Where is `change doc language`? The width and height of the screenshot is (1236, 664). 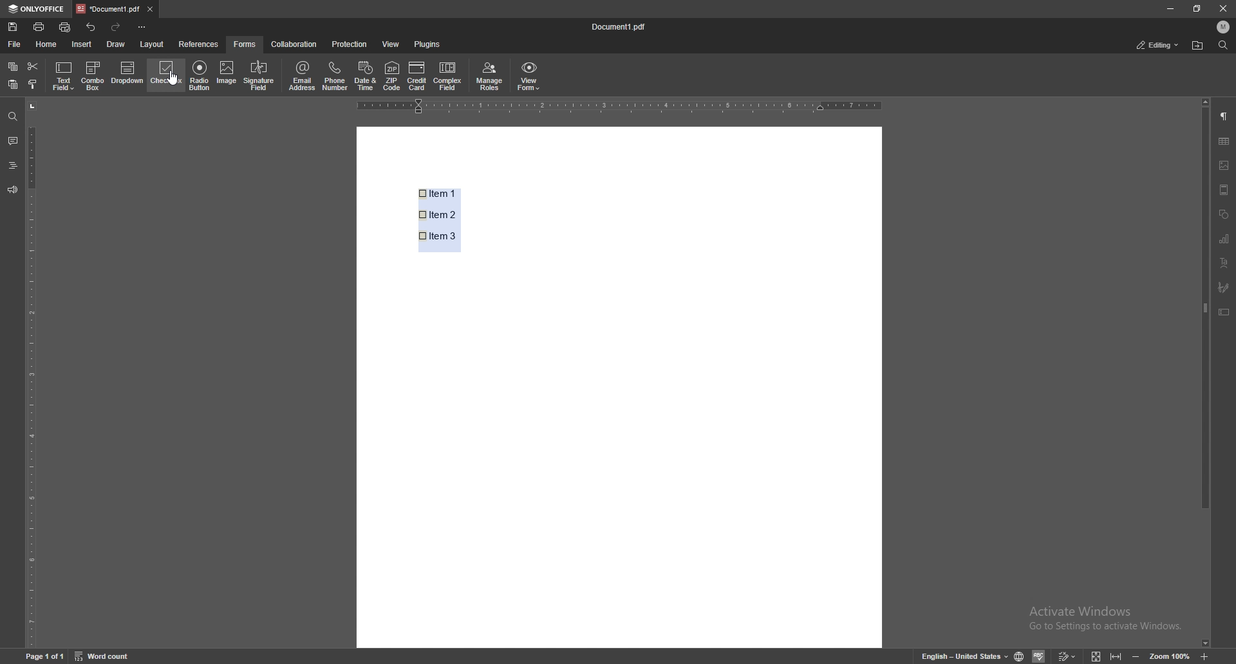 change doc language is located at coordinates (1020, 654).